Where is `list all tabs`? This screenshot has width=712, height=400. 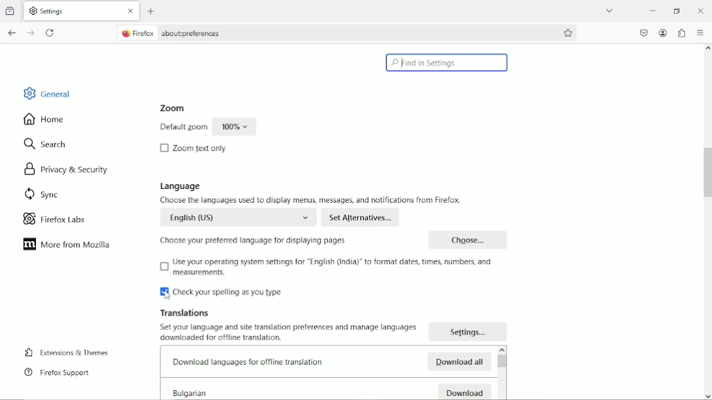
list all tabs is located at coordinates (609, 10).